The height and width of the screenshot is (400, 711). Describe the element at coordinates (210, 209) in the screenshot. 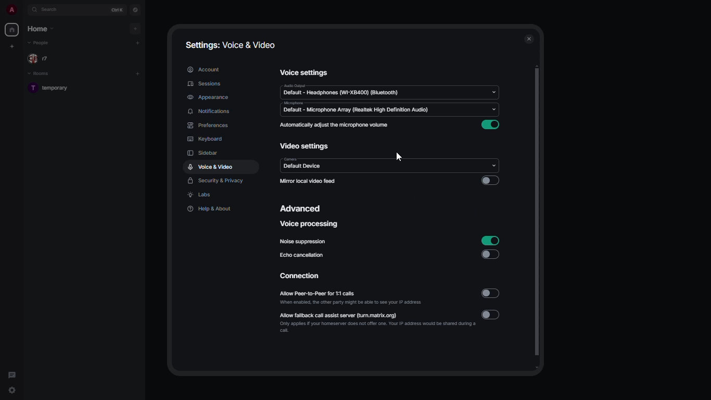

I see `help & about` at that location.